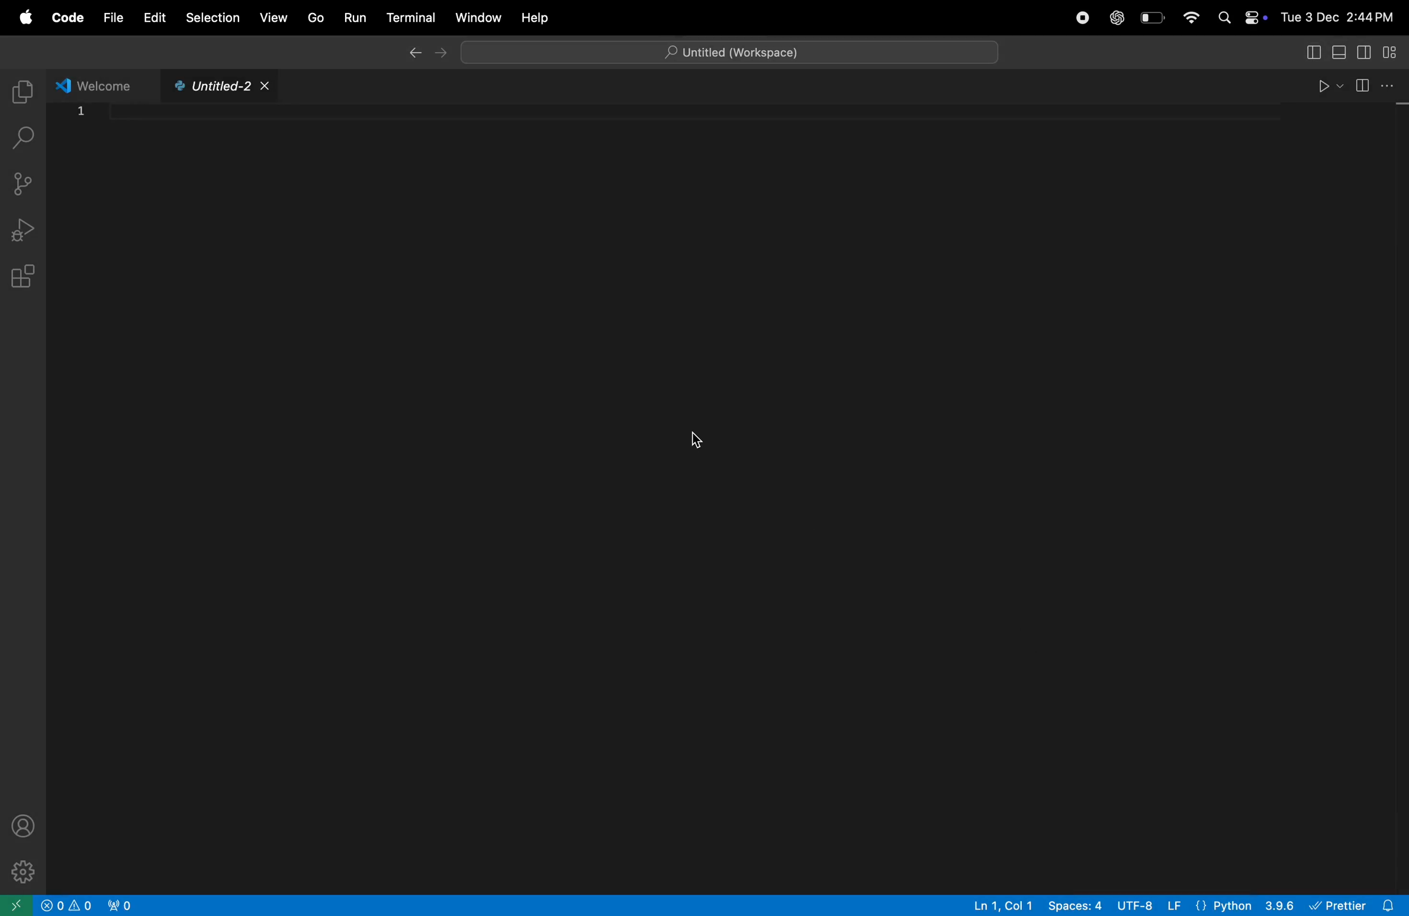  Describe the element at coordinates (275, 17) in the screenshot. I see `view` at that location.